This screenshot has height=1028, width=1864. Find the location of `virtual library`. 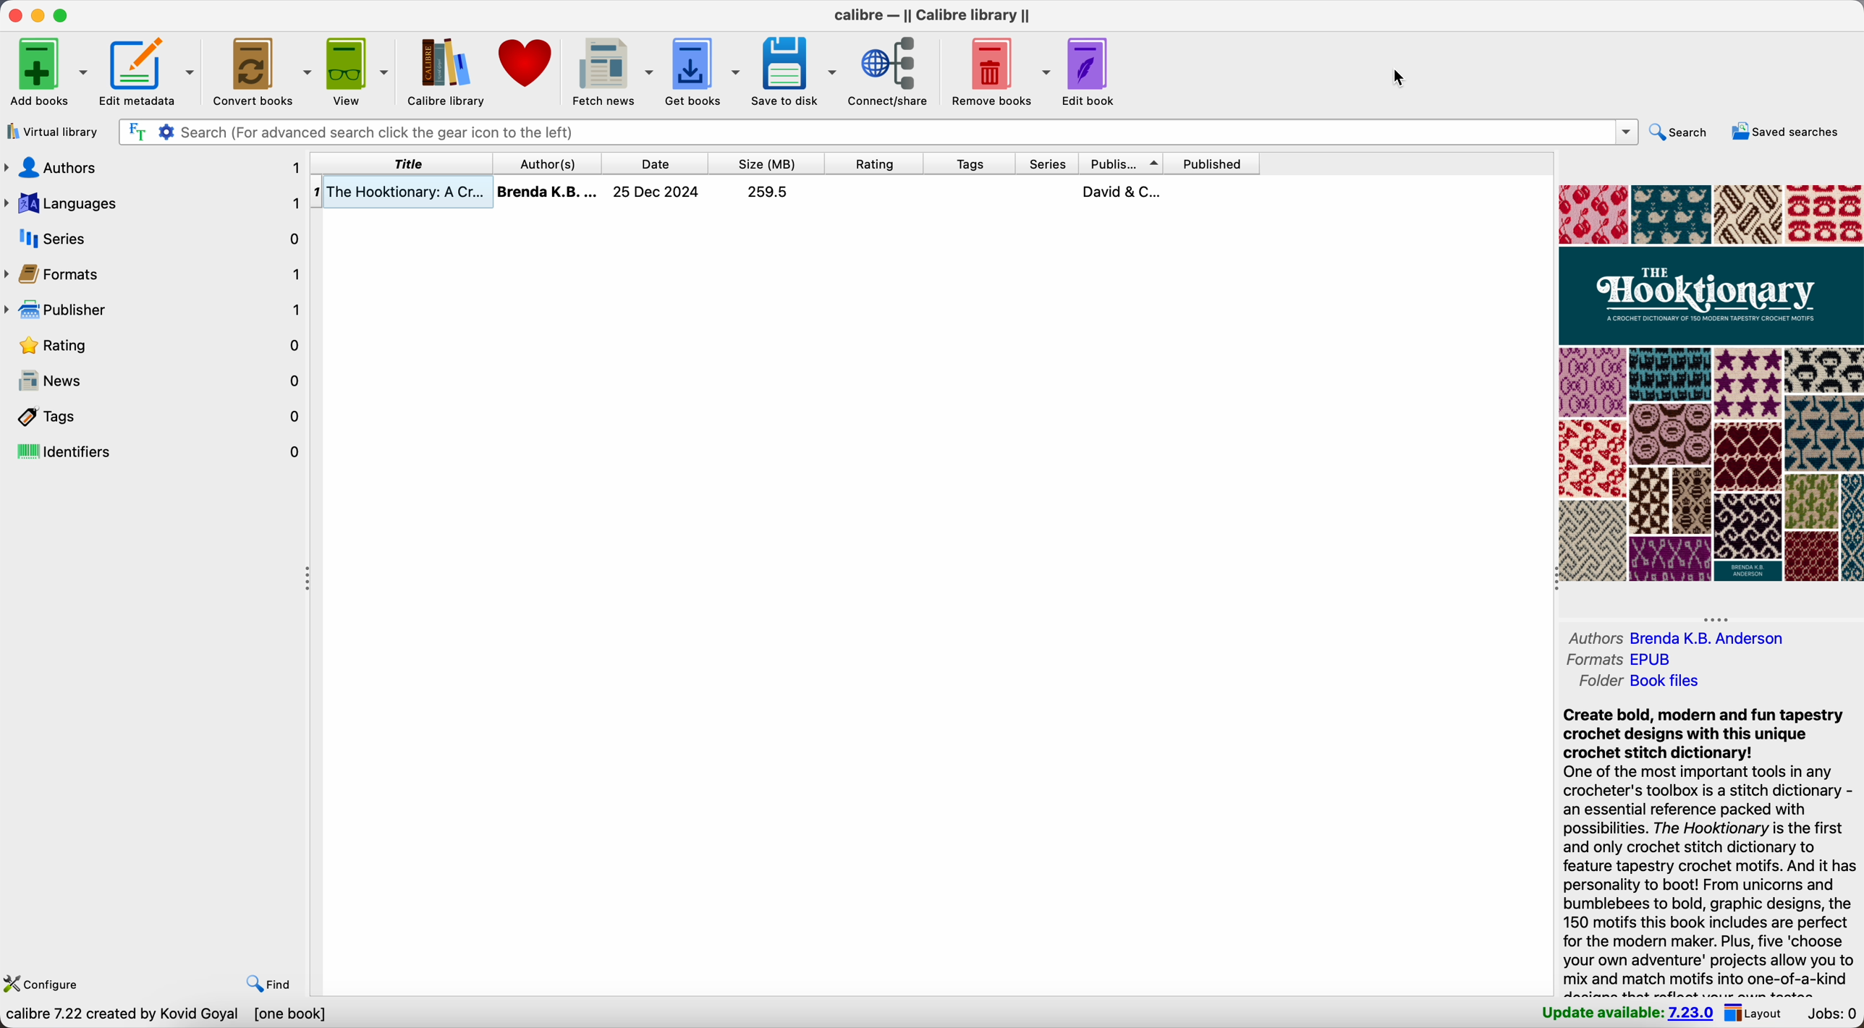

virtual library is located at coordinates (53, 133).